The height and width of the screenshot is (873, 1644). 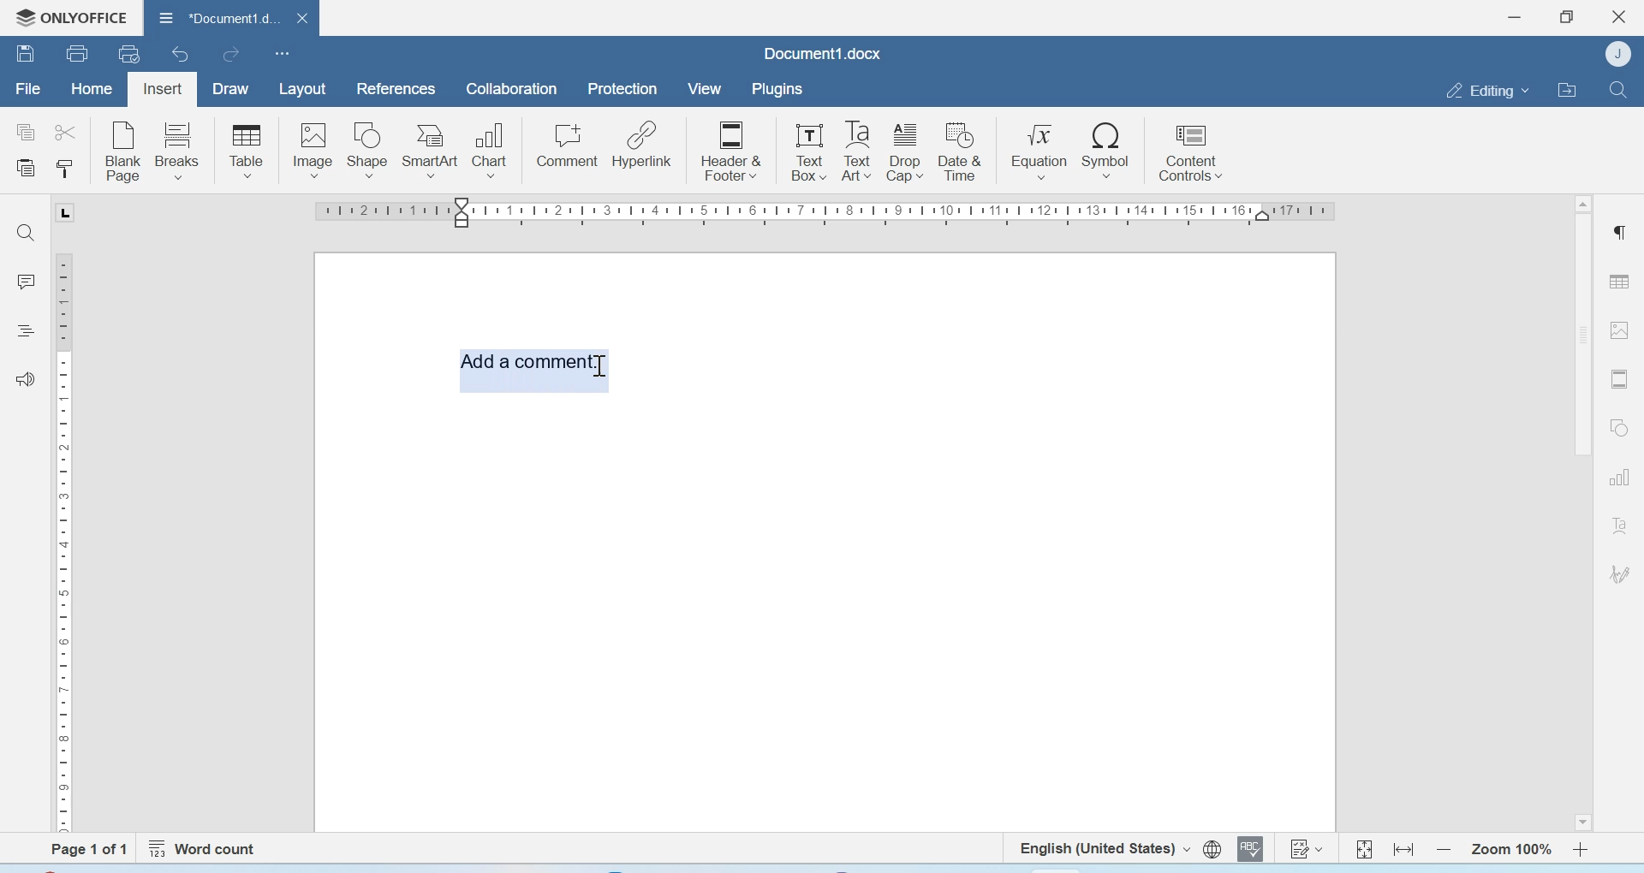 I want to click on Blank page, so click(x=124, y=151).